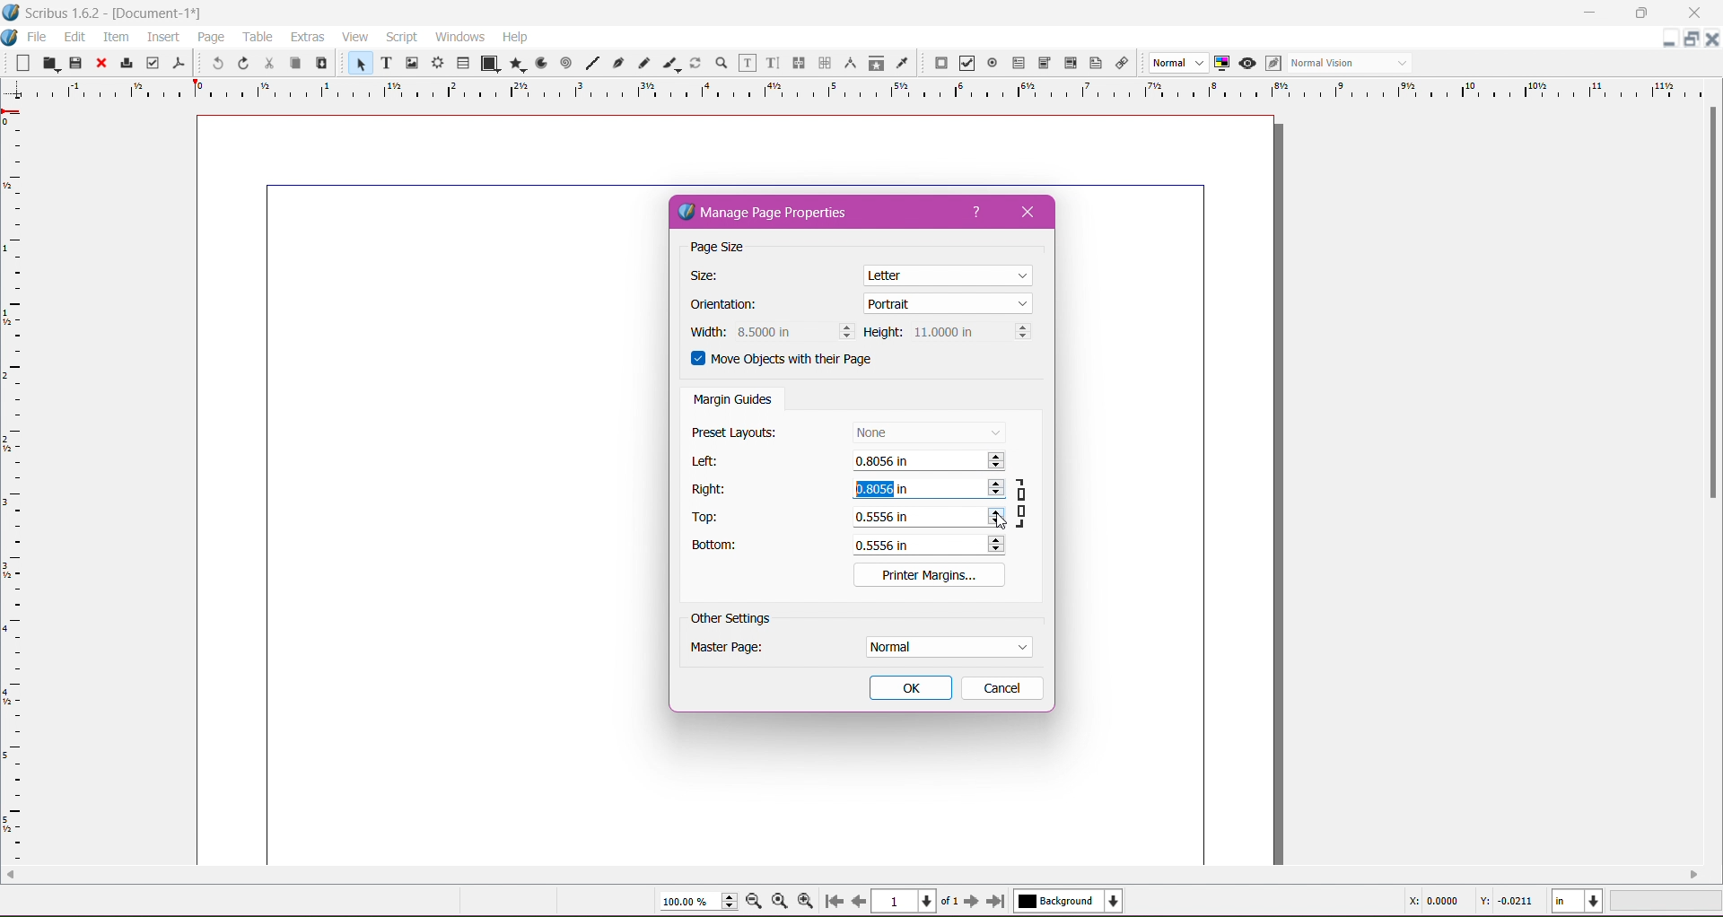 Image resolution: width=1723 pixels, height=917 pixels. What do you see at coordinates (1712, 39) in the screenshot?
I see `Close Document` at bounding box center [1712, 39].